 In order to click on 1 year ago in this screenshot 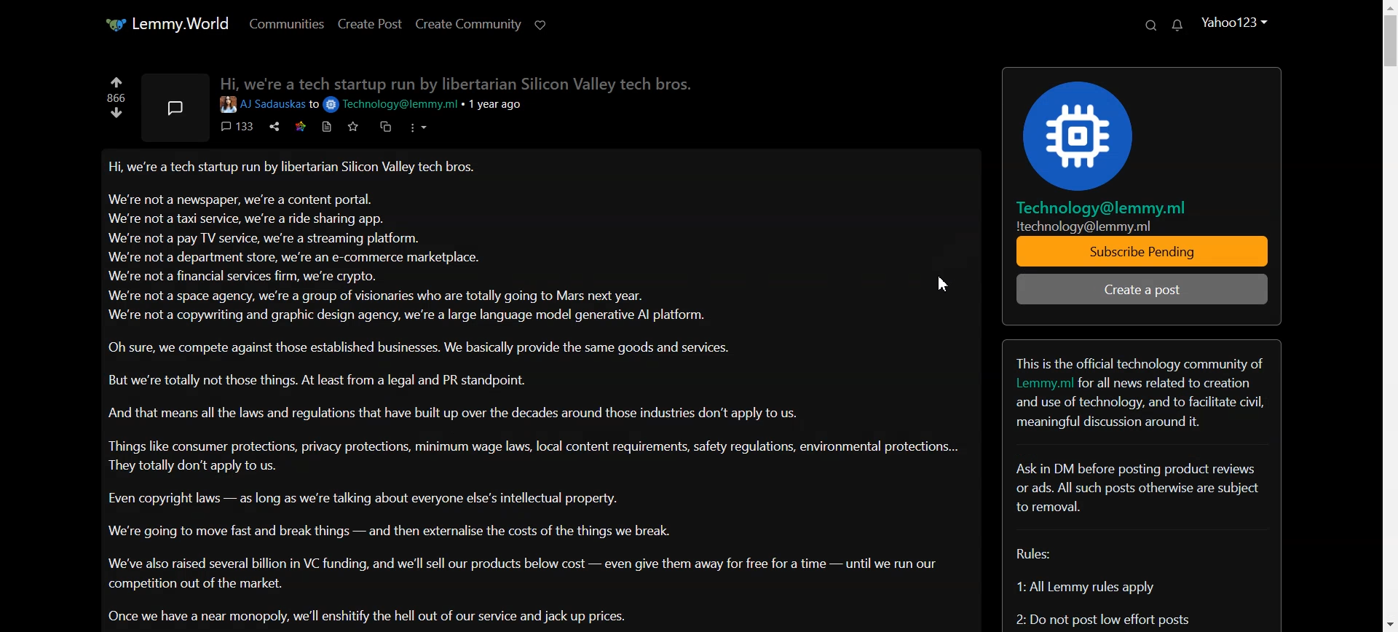, I will do `click(501, 105)`.